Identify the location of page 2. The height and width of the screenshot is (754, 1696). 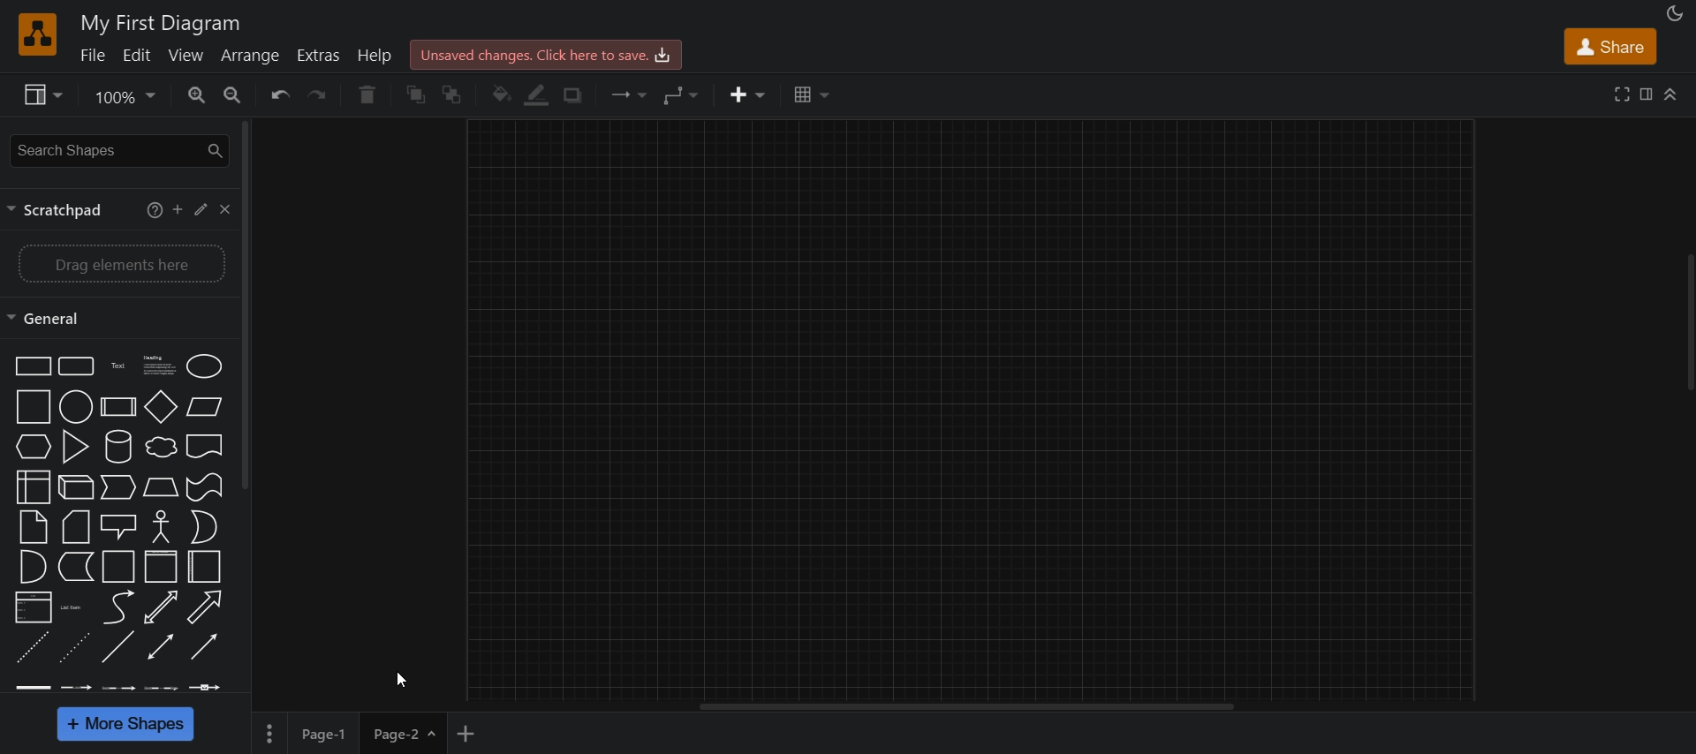
(405, 736).